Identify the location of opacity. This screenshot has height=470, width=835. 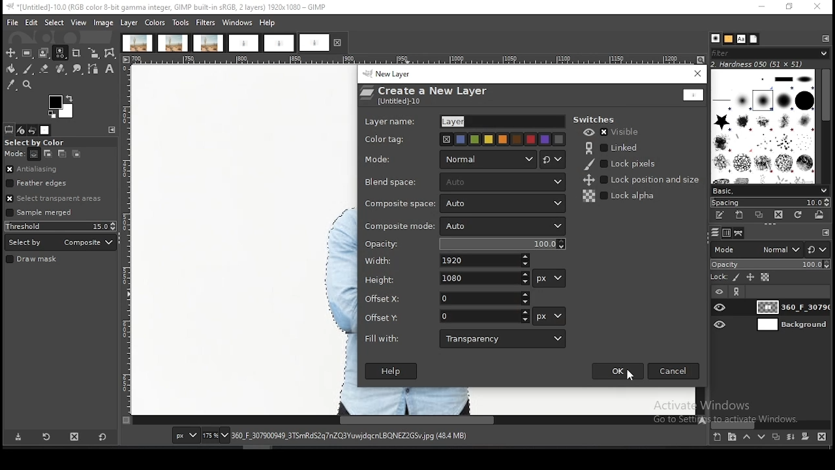
(503, 244).